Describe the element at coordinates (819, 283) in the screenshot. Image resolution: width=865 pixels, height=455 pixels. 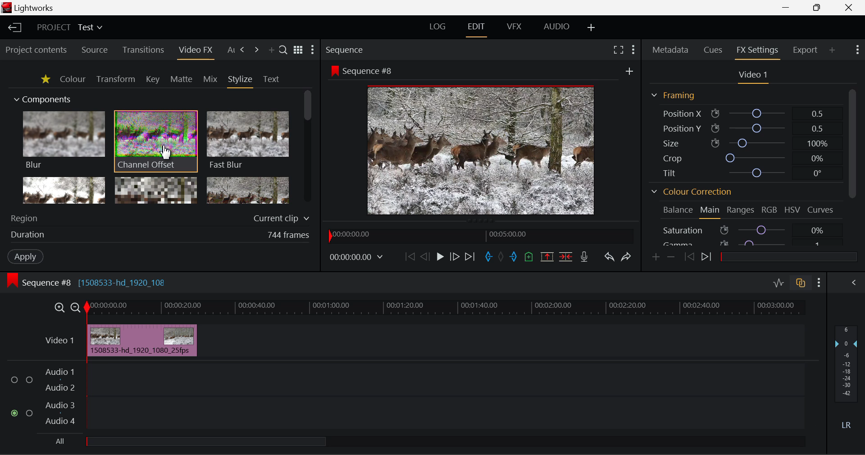
I see `Show Settings` at that location.